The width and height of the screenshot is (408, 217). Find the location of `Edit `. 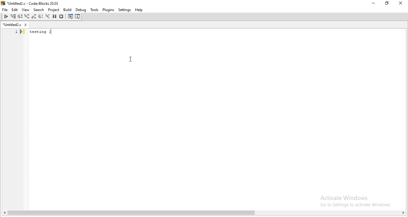

Edit  is located at coordinates (14, 10).